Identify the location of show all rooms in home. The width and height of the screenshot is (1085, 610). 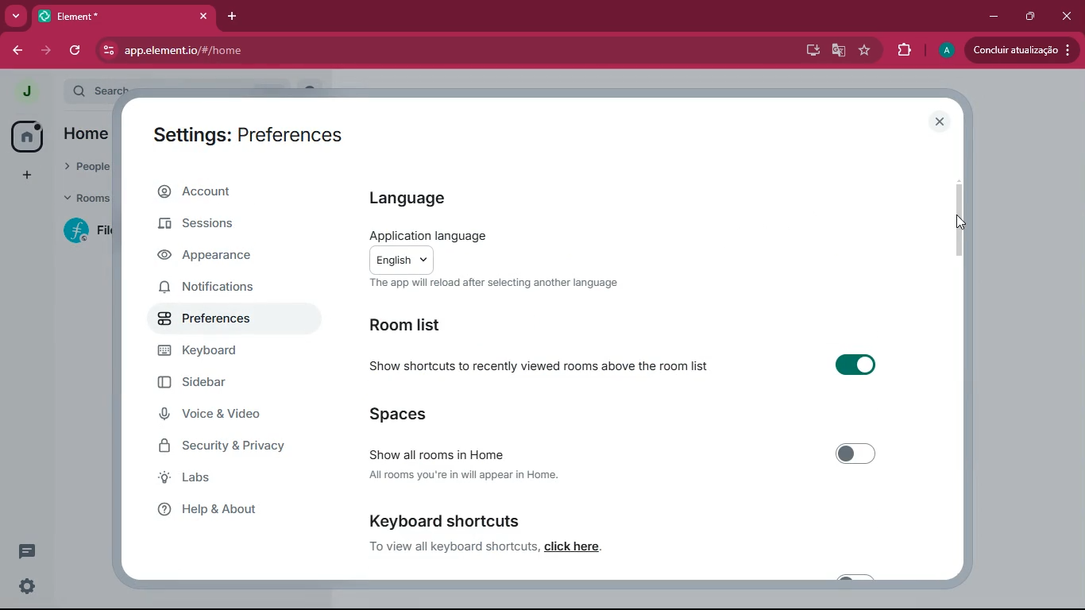
(437, 453).